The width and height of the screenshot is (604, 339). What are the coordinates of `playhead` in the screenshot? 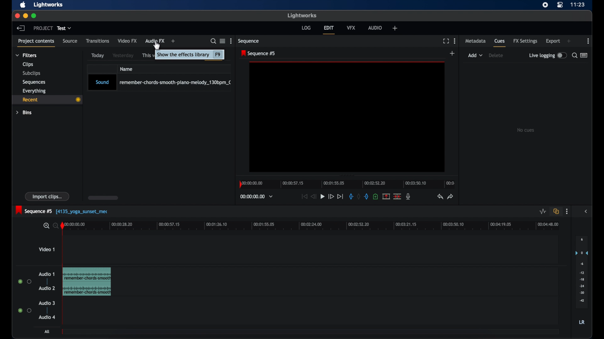 It's located at (62, 225).